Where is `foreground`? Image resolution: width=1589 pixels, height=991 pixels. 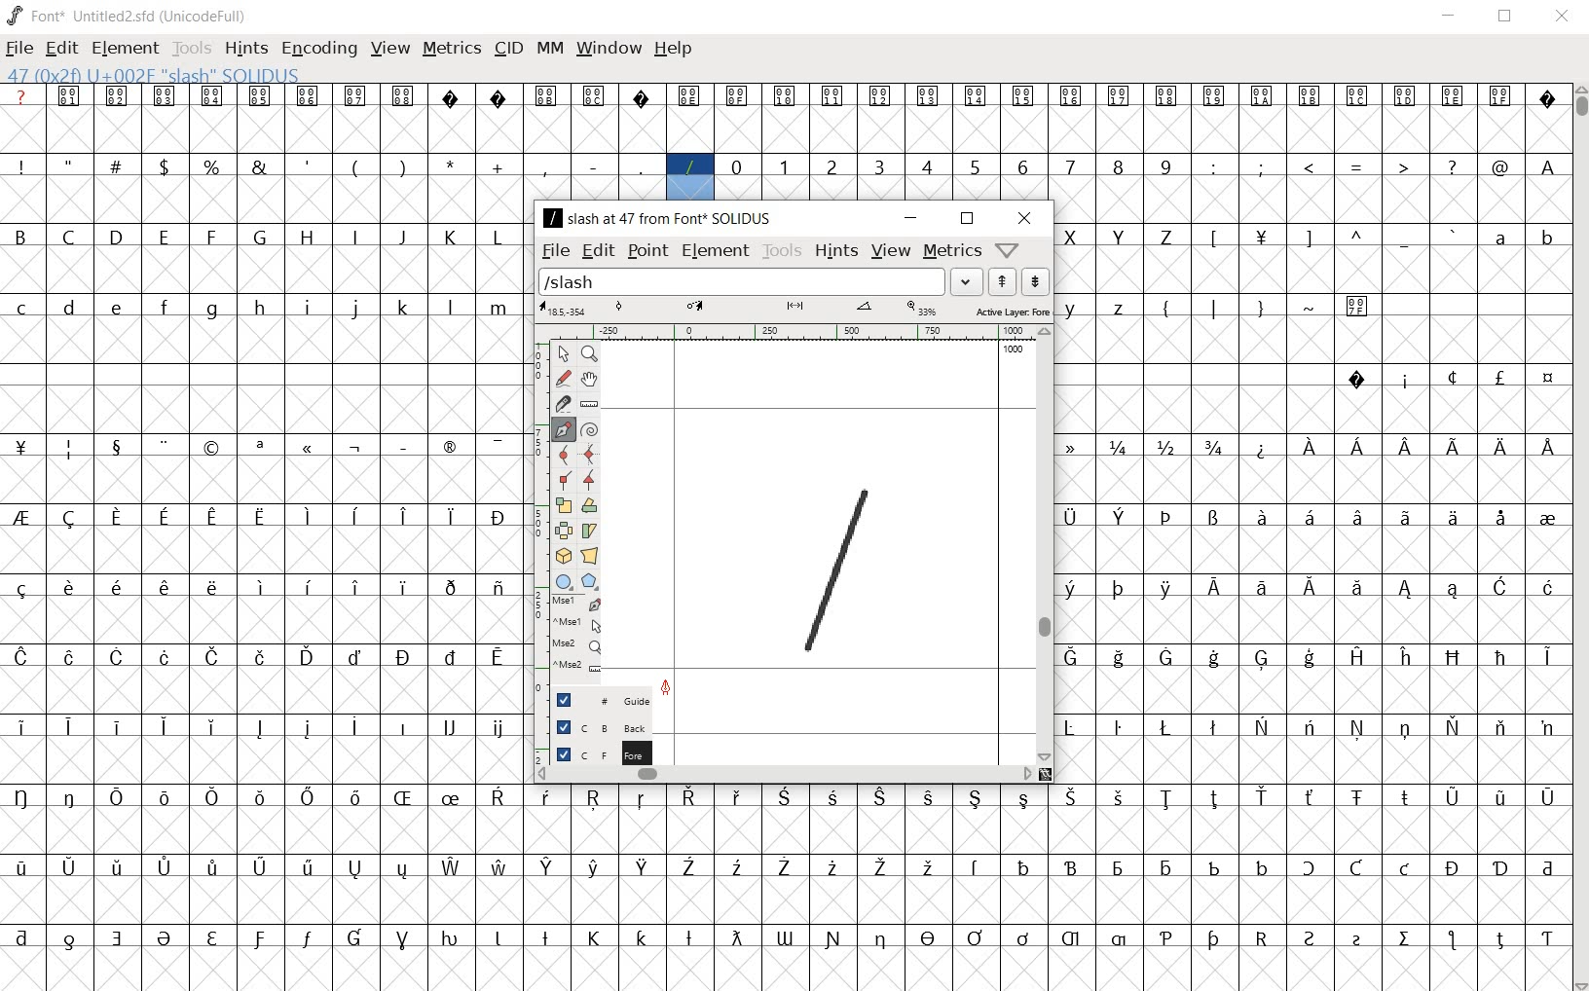
foreground is located at coordinates (594, 752).